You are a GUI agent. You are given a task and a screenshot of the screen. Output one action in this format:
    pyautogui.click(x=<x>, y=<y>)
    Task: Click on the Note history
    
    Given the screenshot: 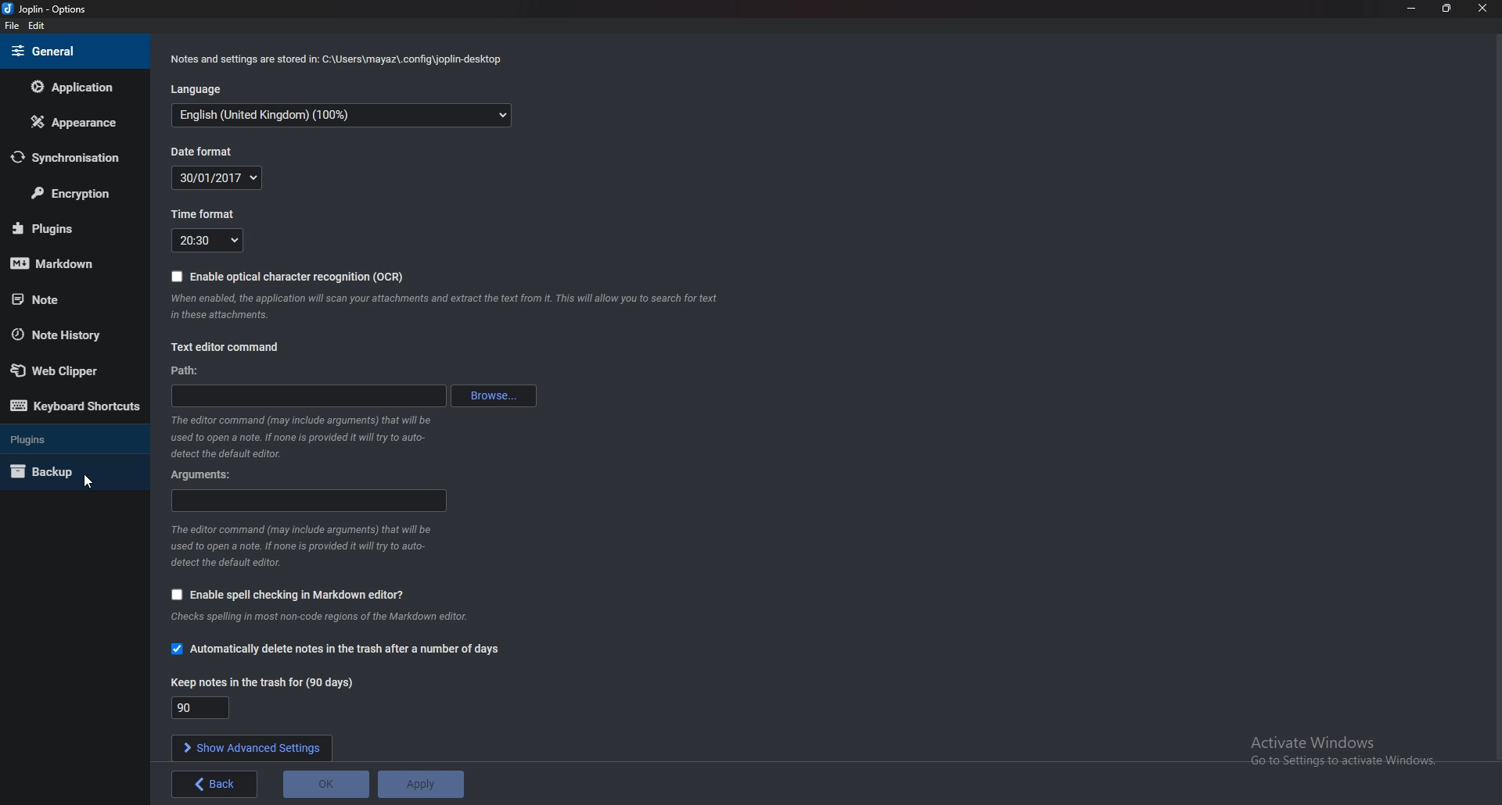 What is the action you would take?
    pyautogui.click(x=70, y=335)
    